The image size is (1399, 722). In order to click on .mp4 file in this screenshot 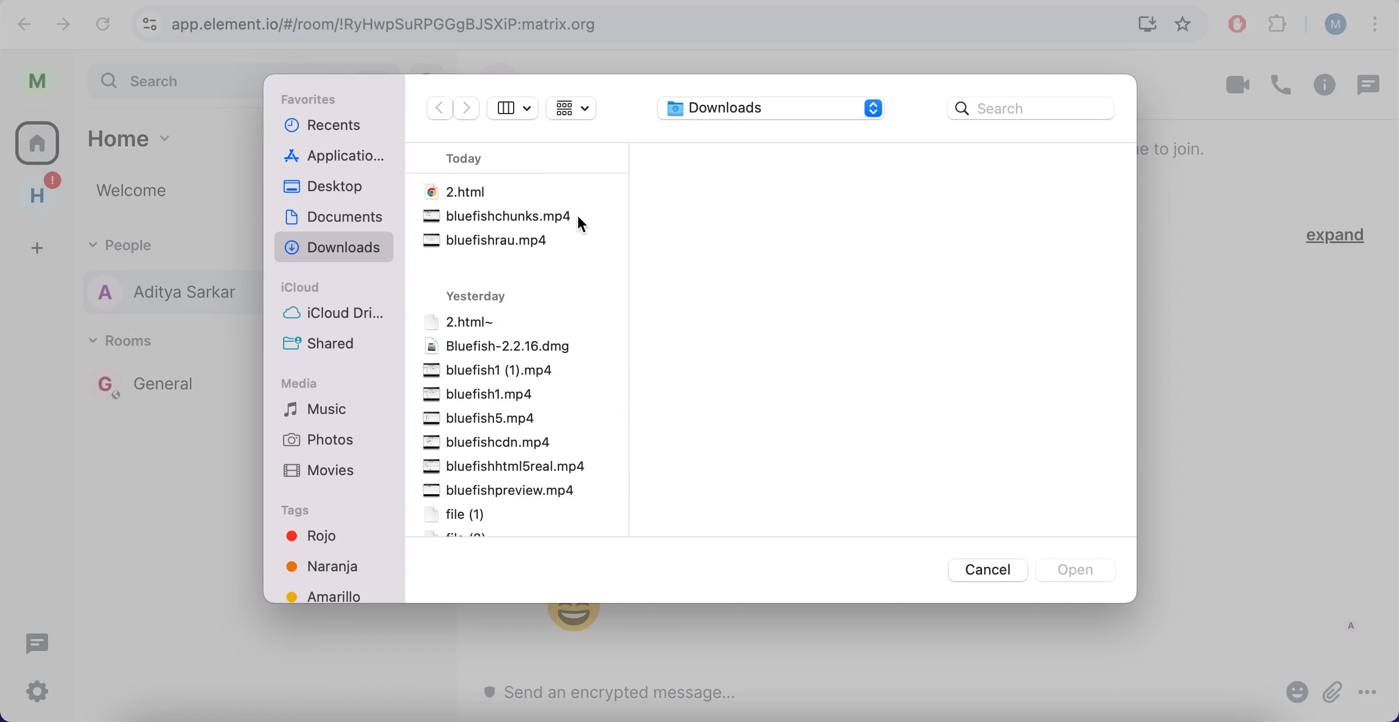, I will do `click(499, 215)`.